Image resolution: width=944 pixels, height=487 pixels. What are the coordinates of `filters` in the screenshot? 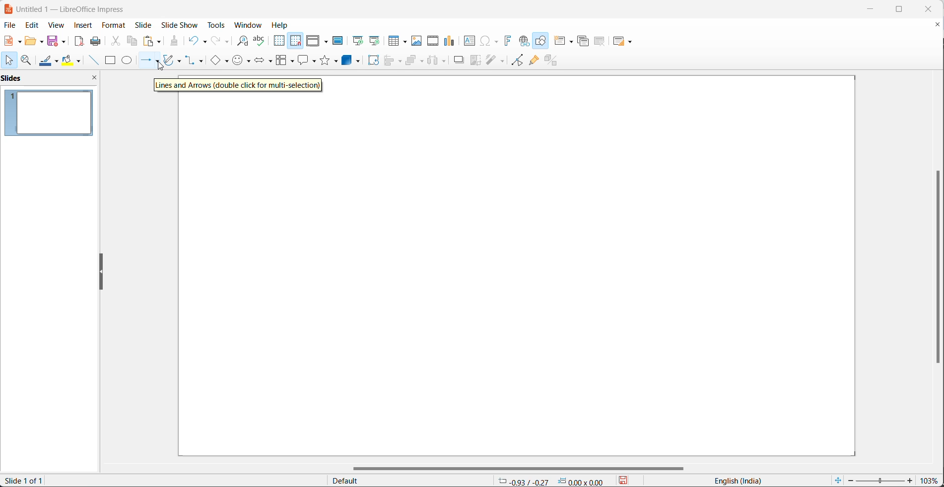 It's located at (495, 61).